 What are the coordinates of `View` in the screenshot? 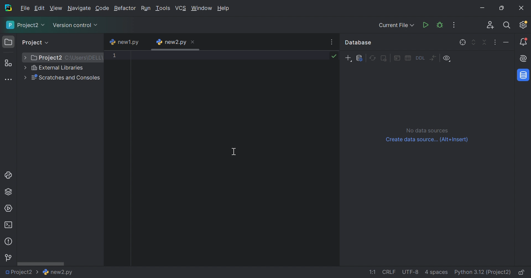 It's located at (56, 7).